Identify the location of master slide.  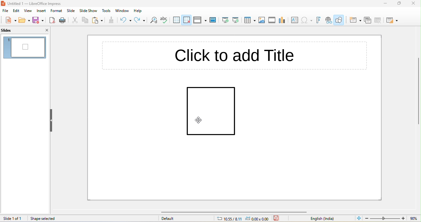
(213, 20).